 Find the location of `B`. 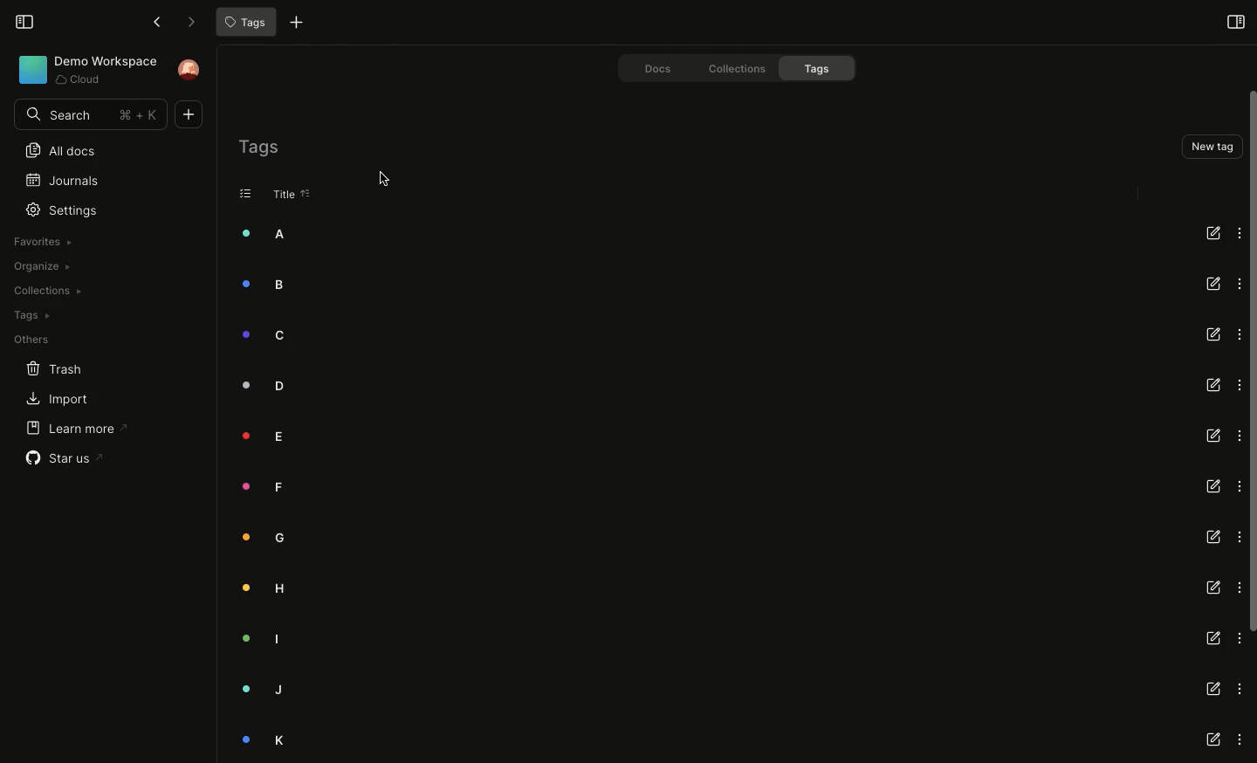

B is located at coordinates (266, 284).